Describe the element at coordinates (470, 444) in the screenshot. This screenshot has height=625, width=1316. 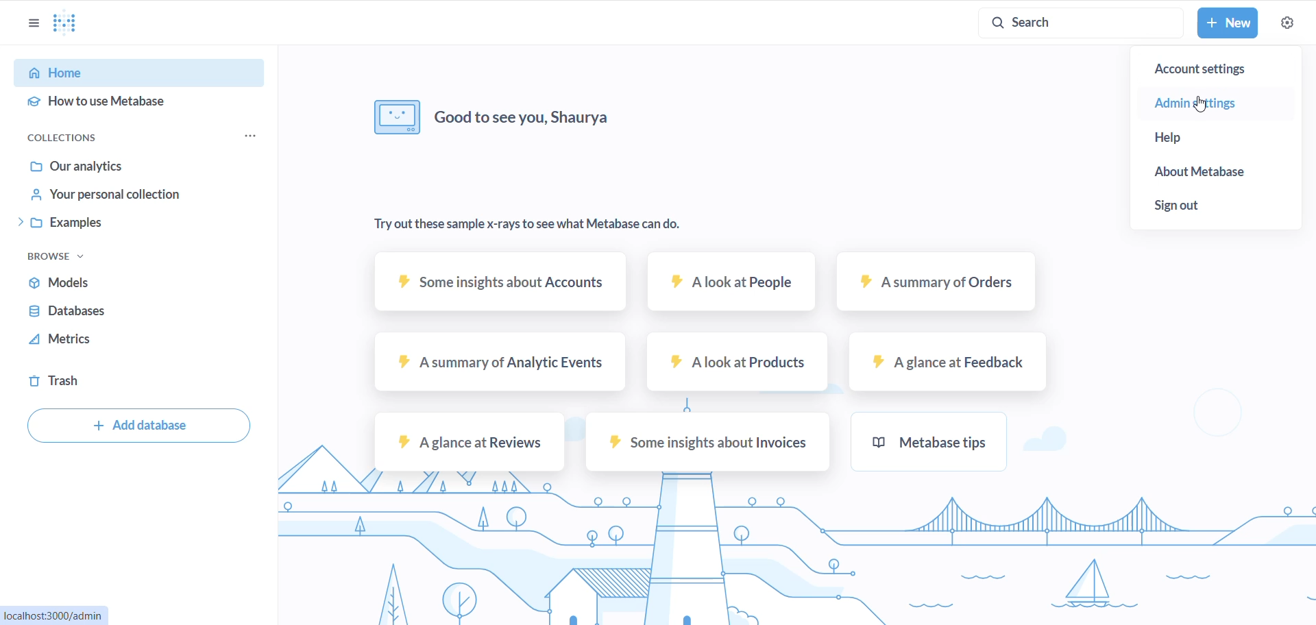
I see `A glance at reviews sample` at that location.